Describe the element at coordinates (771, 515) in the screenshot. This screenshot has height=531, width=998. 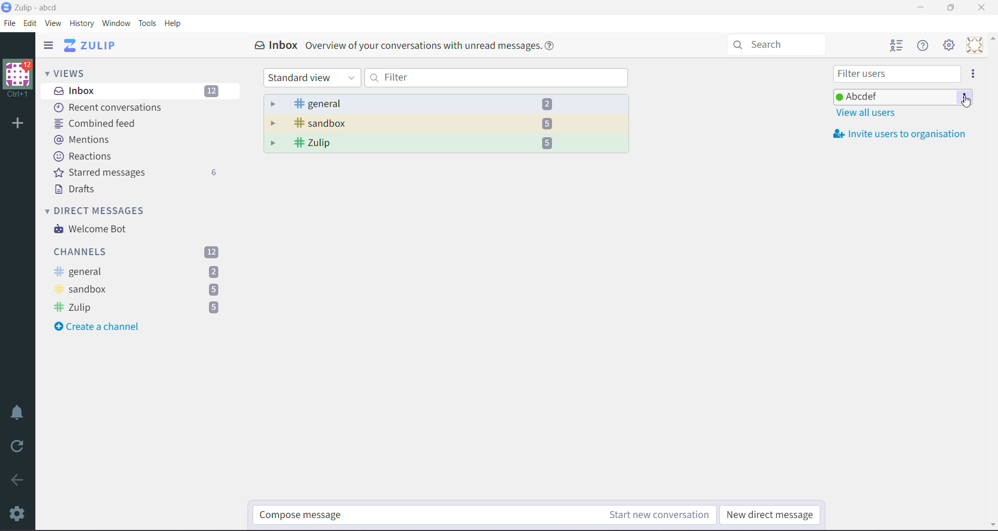
I see `New direct message` at that location.